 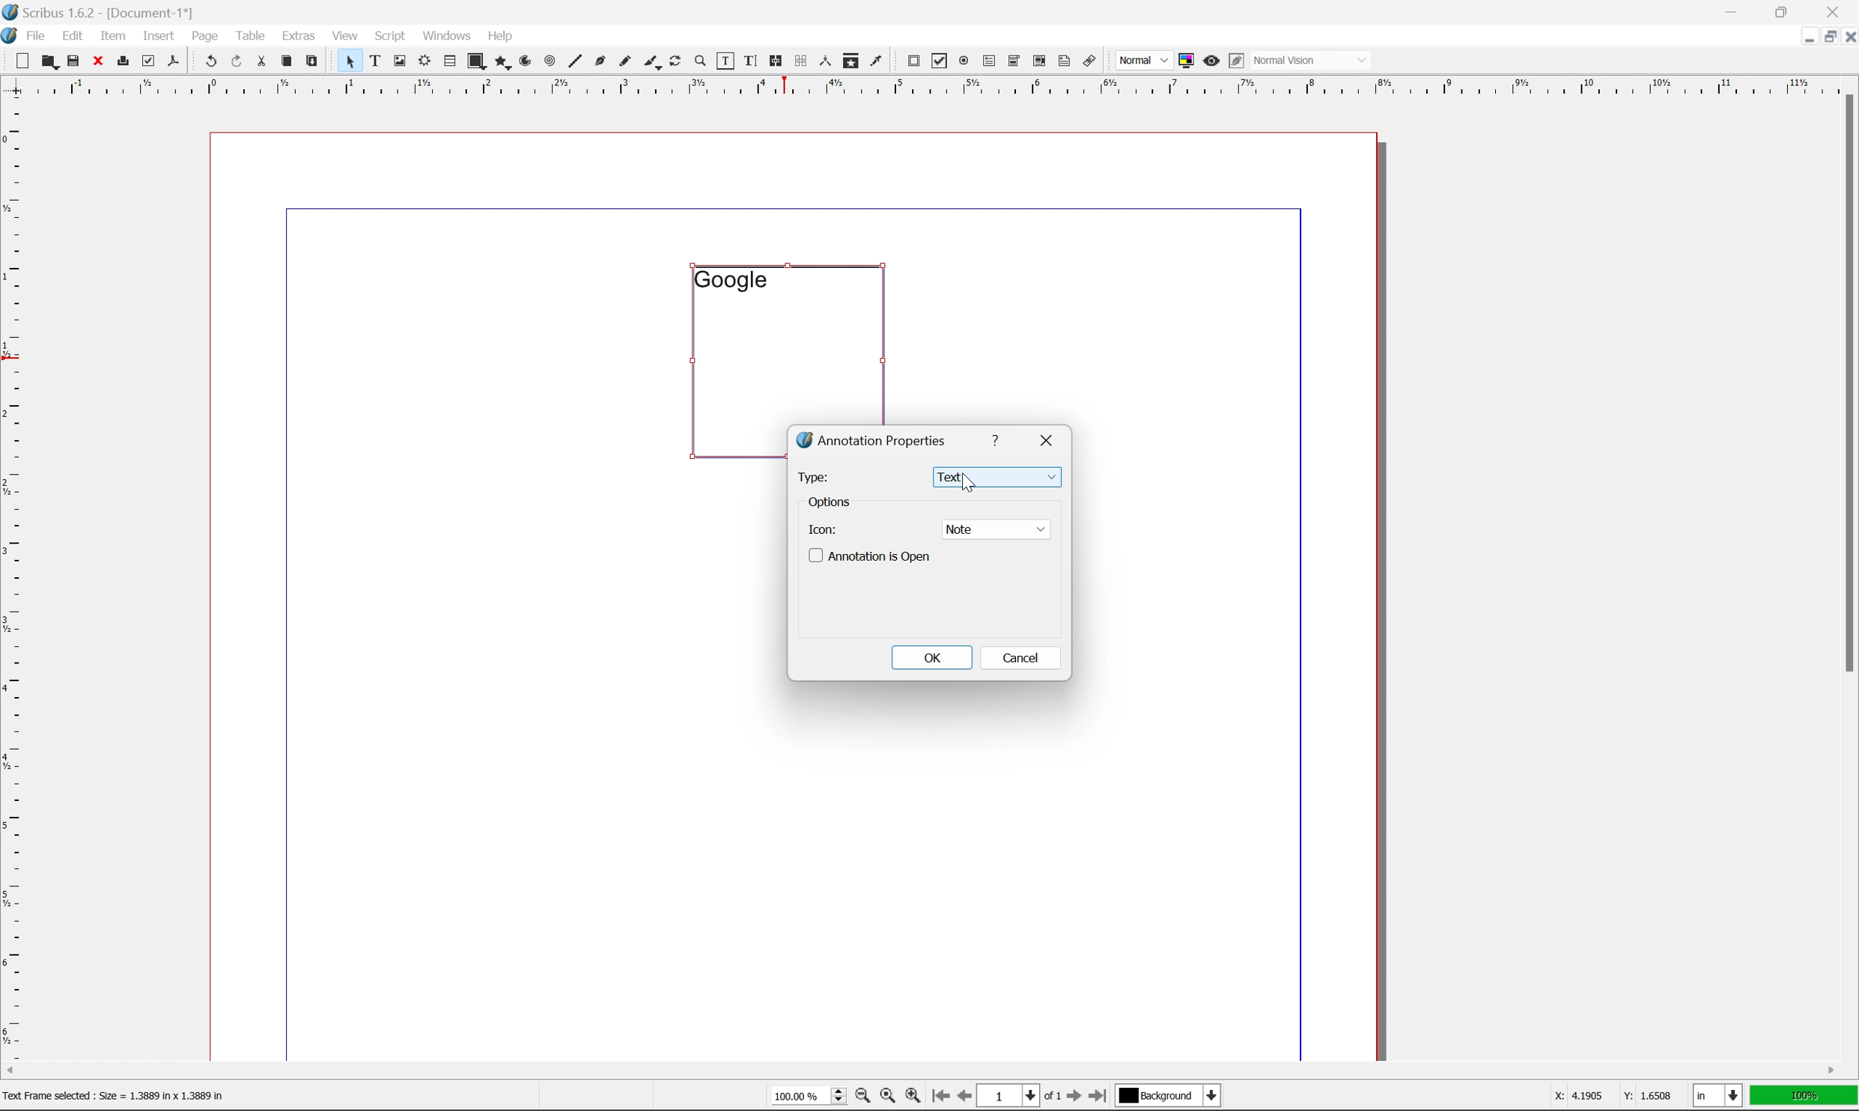 What do you see at coordinates (886, 1098) in the screenshot?
I see `zoom to 100%` at bounding box center [886, 1098].